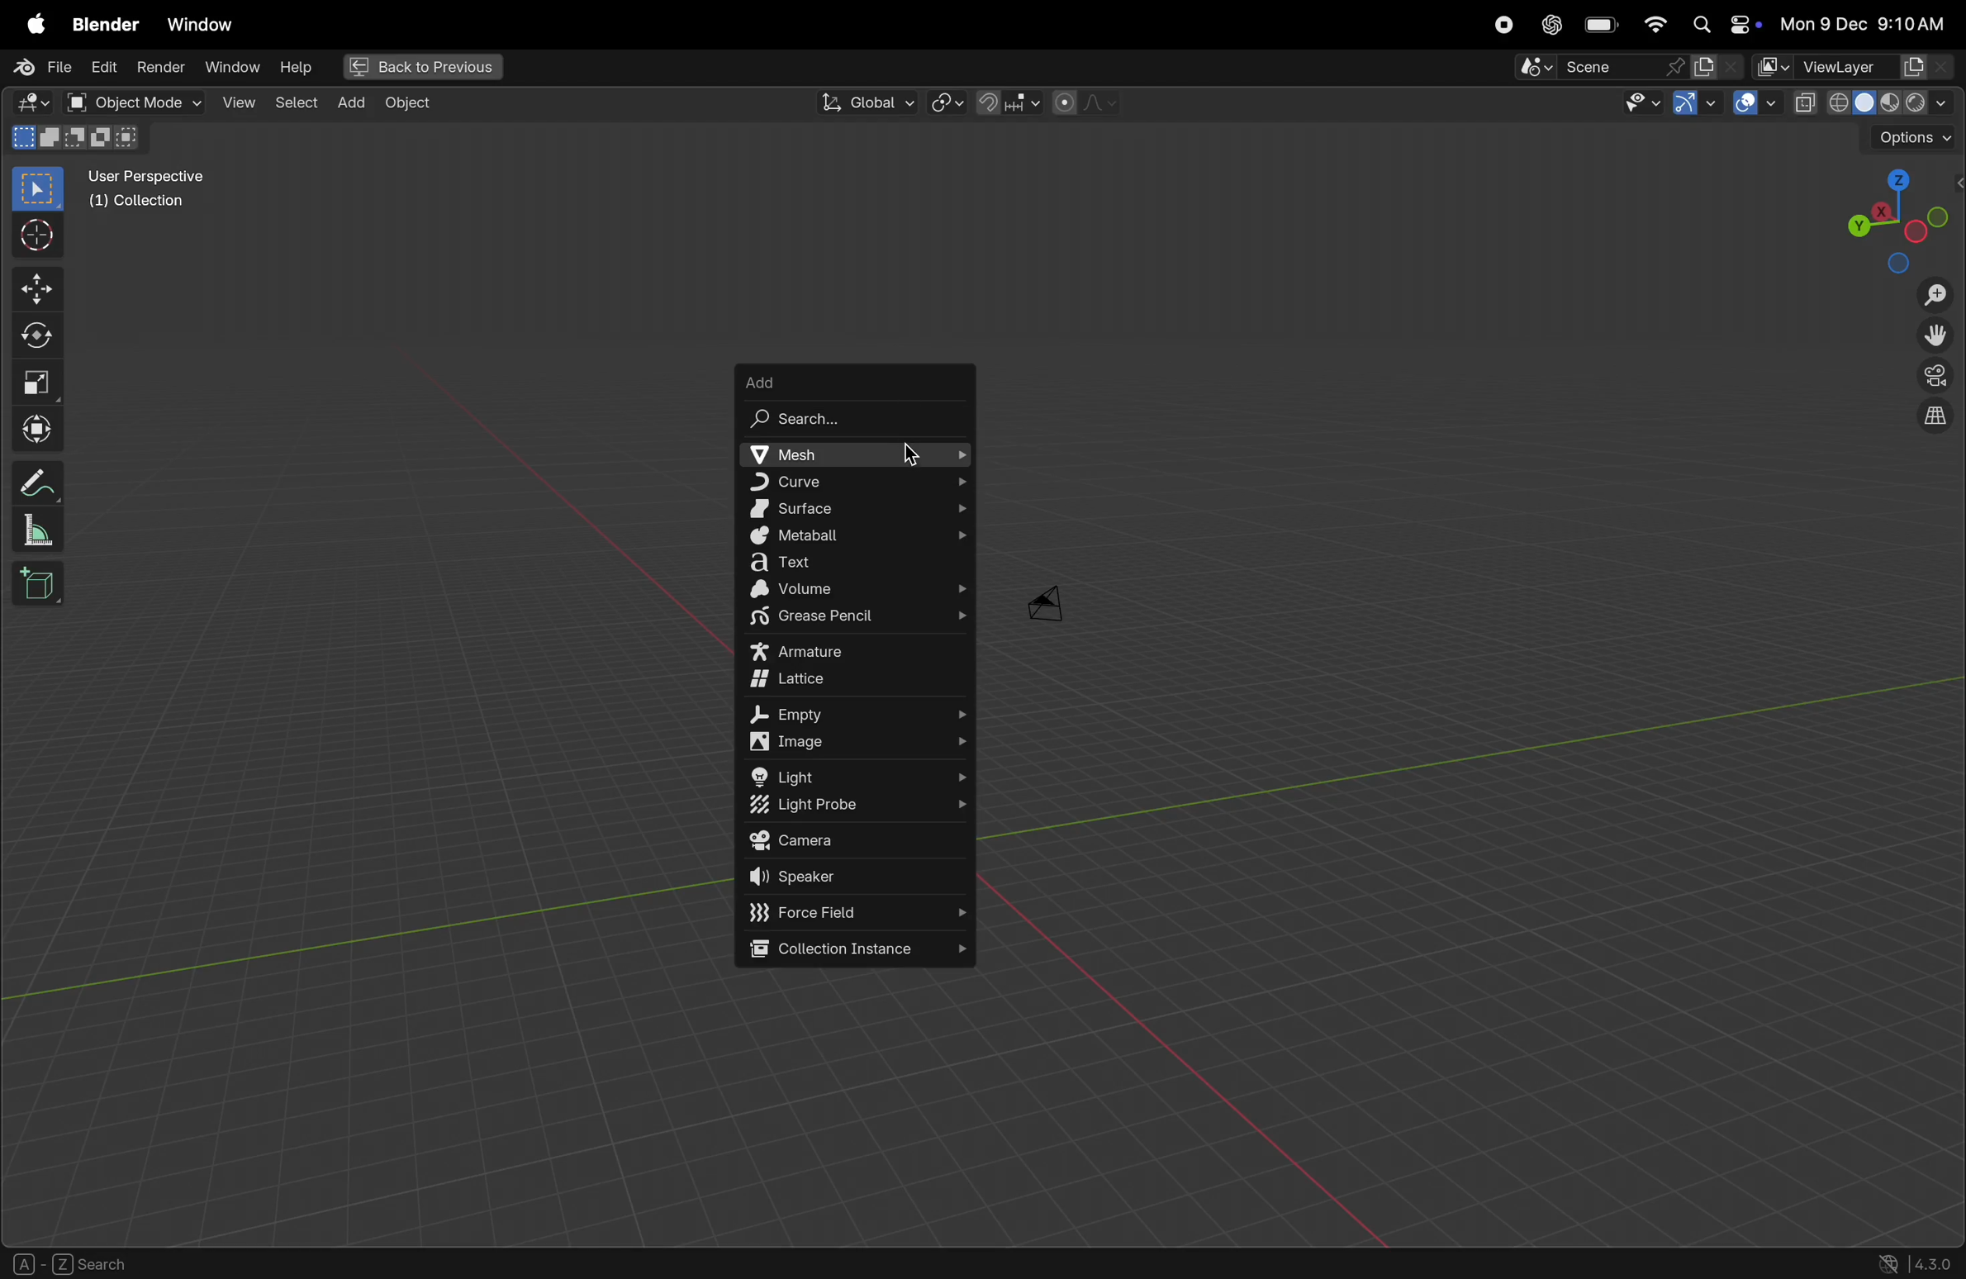 The image size is (1966, 1279). Describe the element at coordinates (866, 591) in the screenshot. I see `volume` at that location.